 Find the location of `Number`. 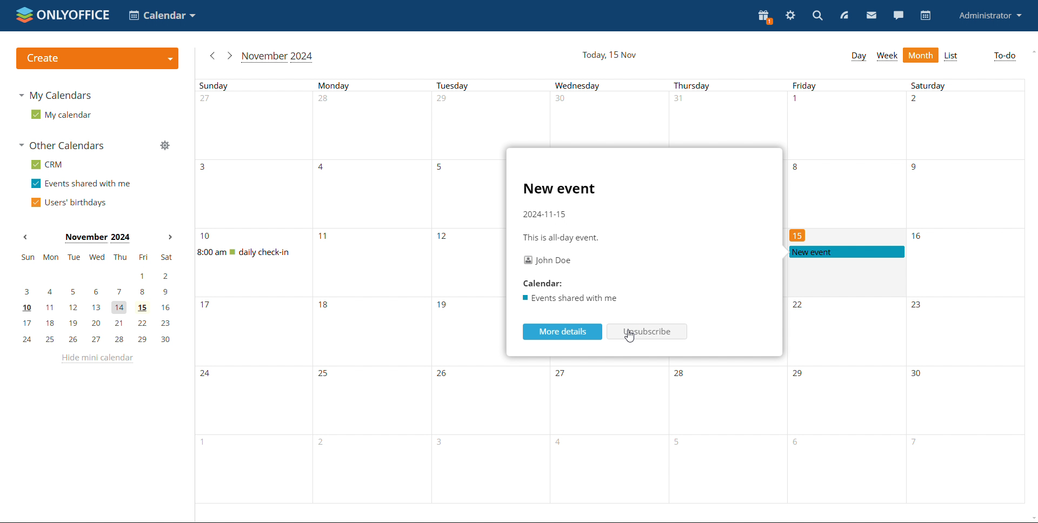

Number is located at coordinates (444, 101).